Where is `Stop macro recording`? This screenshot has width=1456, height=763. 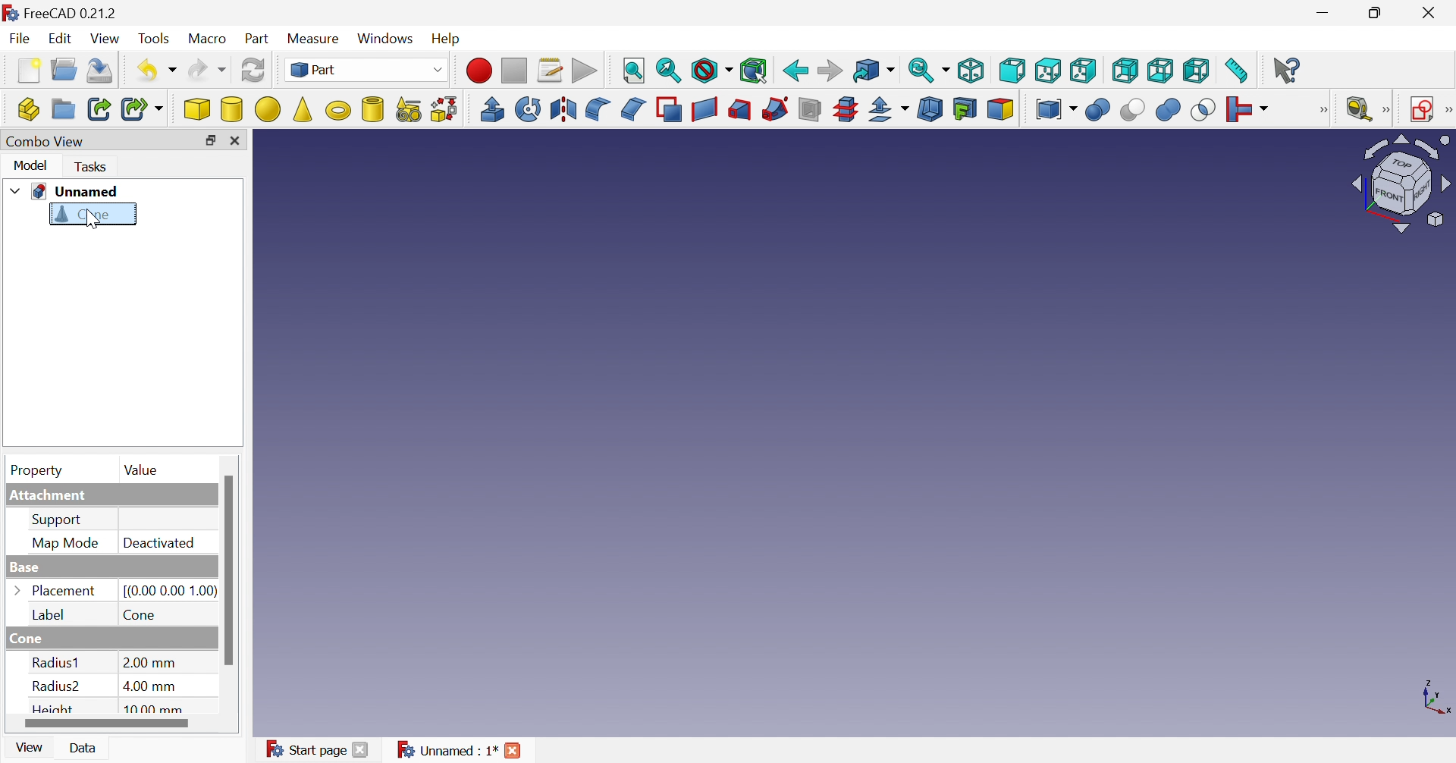 Stop macro recording is located at coordinates (517, 69).